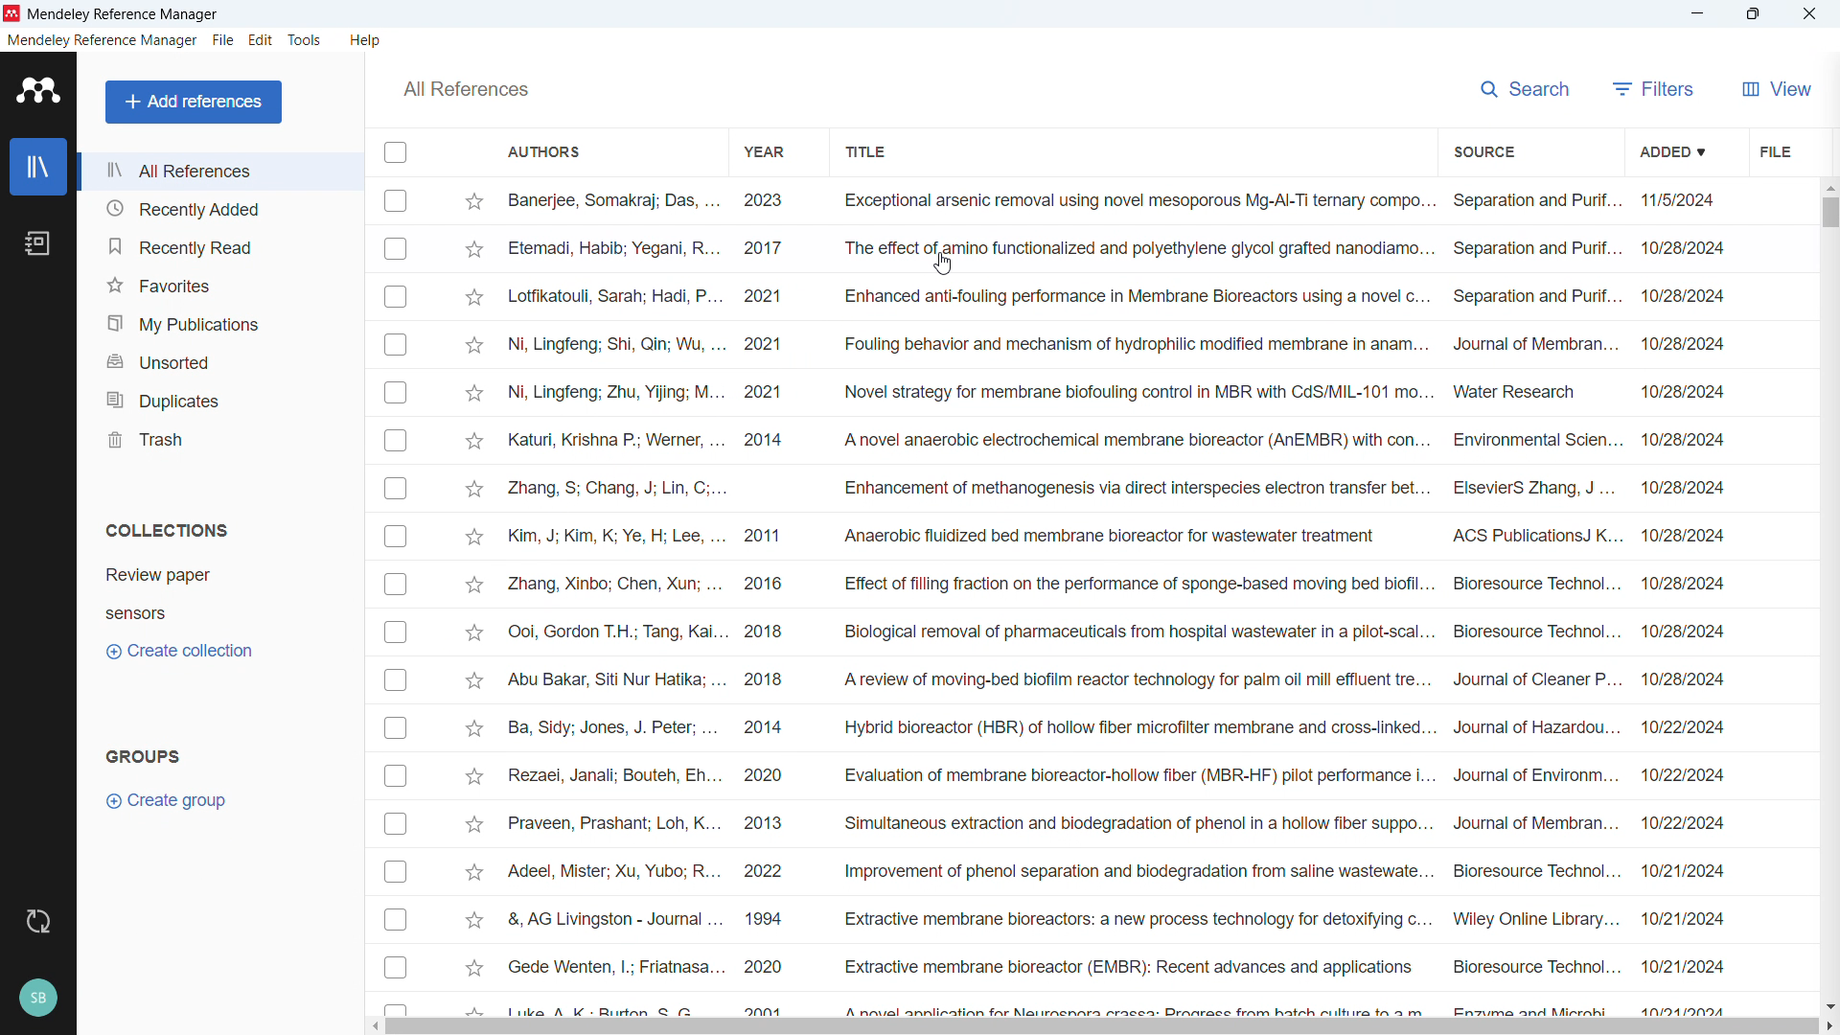  Describe the element at coordinates (1775, 150) in the screenshot. I see `File` at that location.